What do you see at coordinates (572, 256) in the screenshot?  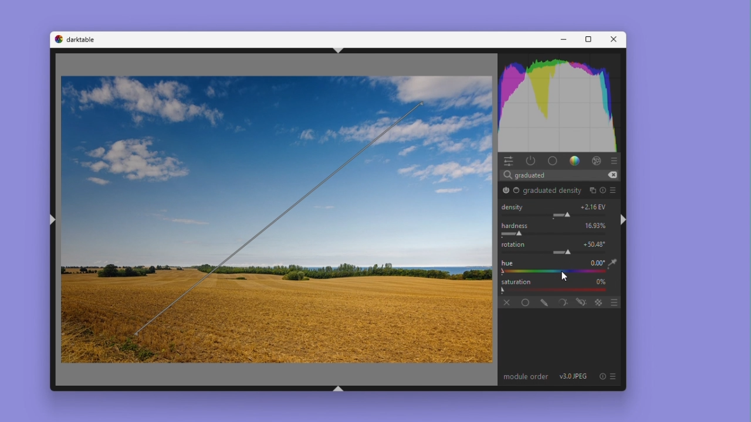 I see `Mouse cursor` at bounding box center [572, 256].